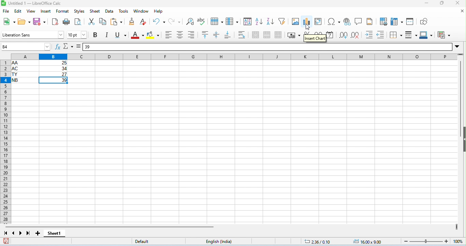 Image resolution: width=466 pixels, height=246 pixels. Describe the element at coordinates (318, 242) in the screenshot. I see `cursor position` at that location.